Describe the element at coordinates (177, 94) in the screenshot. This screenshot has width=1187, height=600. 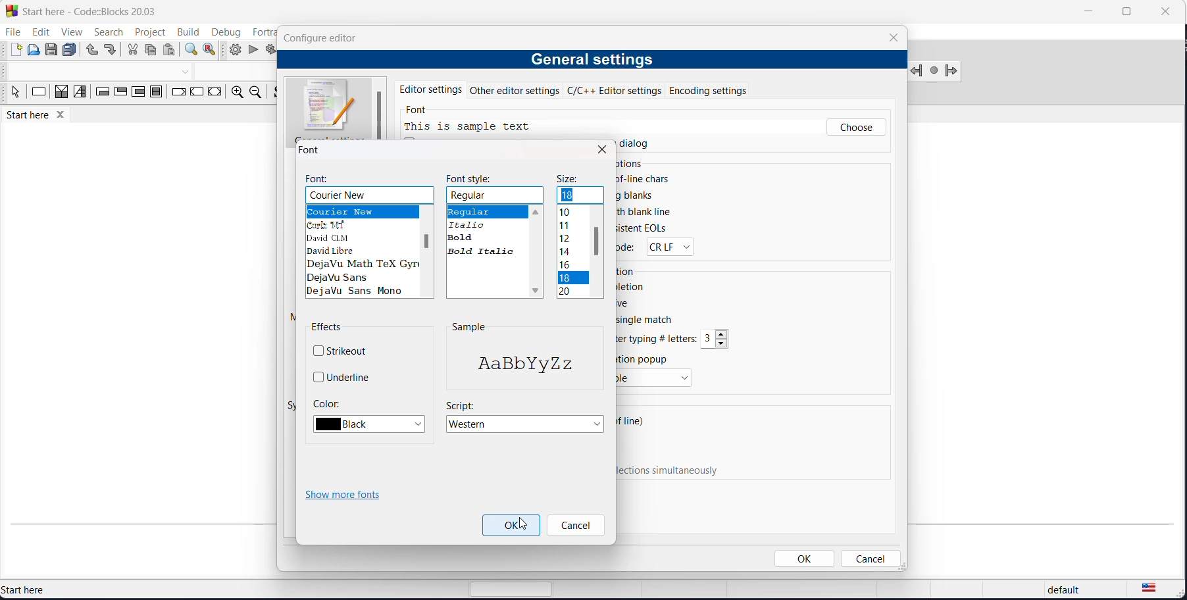
I see `break instruction` at that location.